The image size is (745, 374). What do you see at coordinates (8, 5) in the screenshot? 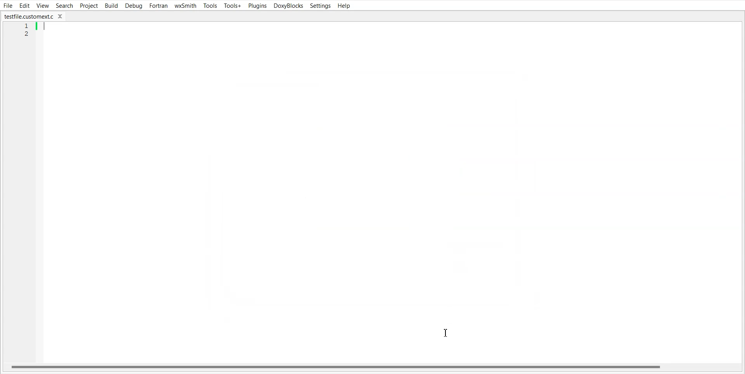
I see `File` at bounding box center [8, 5].